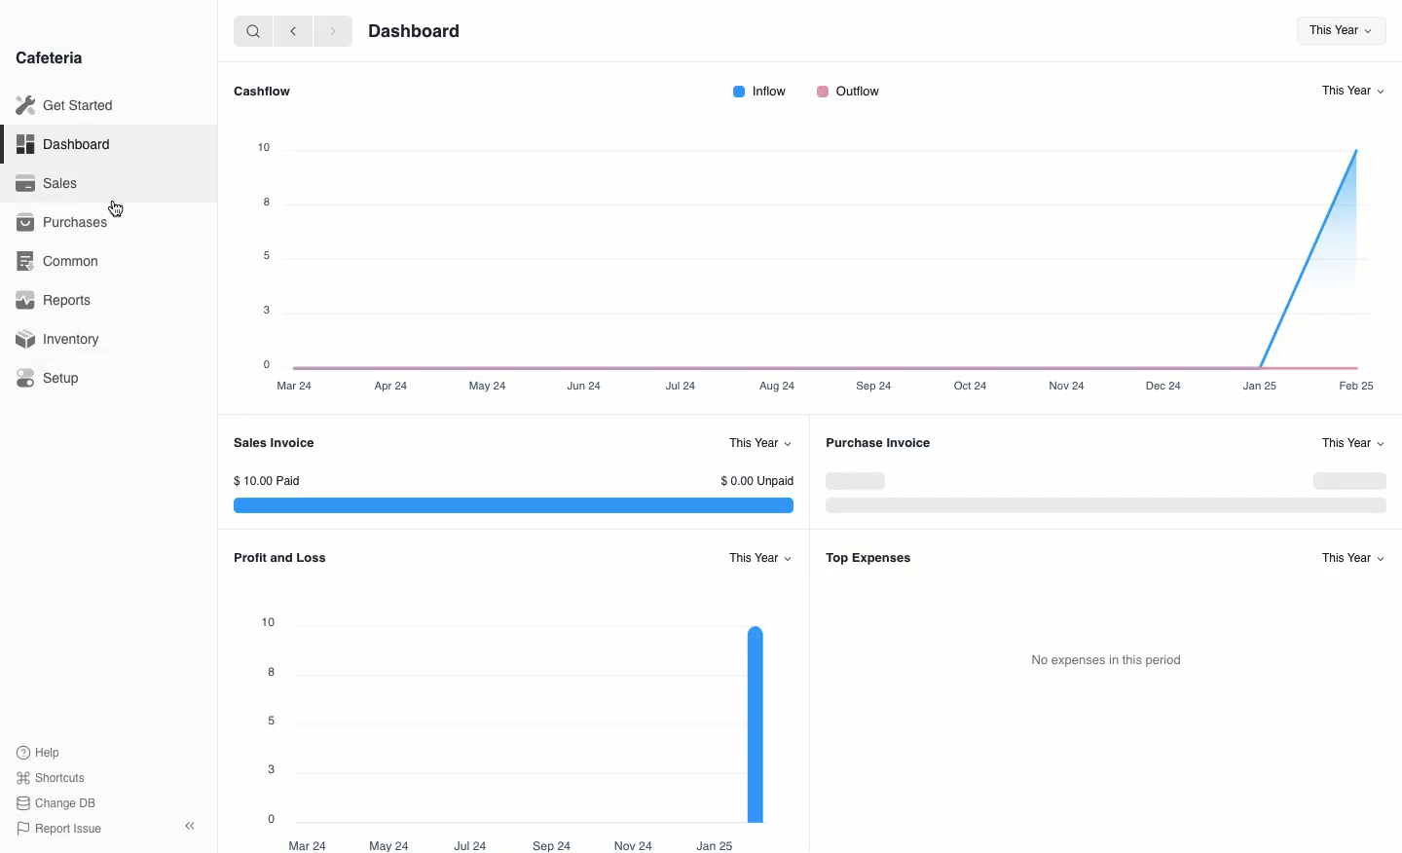 The width and height of the screenshot is (1402, 853). I want to click on “This Year, so click(1353, 442).